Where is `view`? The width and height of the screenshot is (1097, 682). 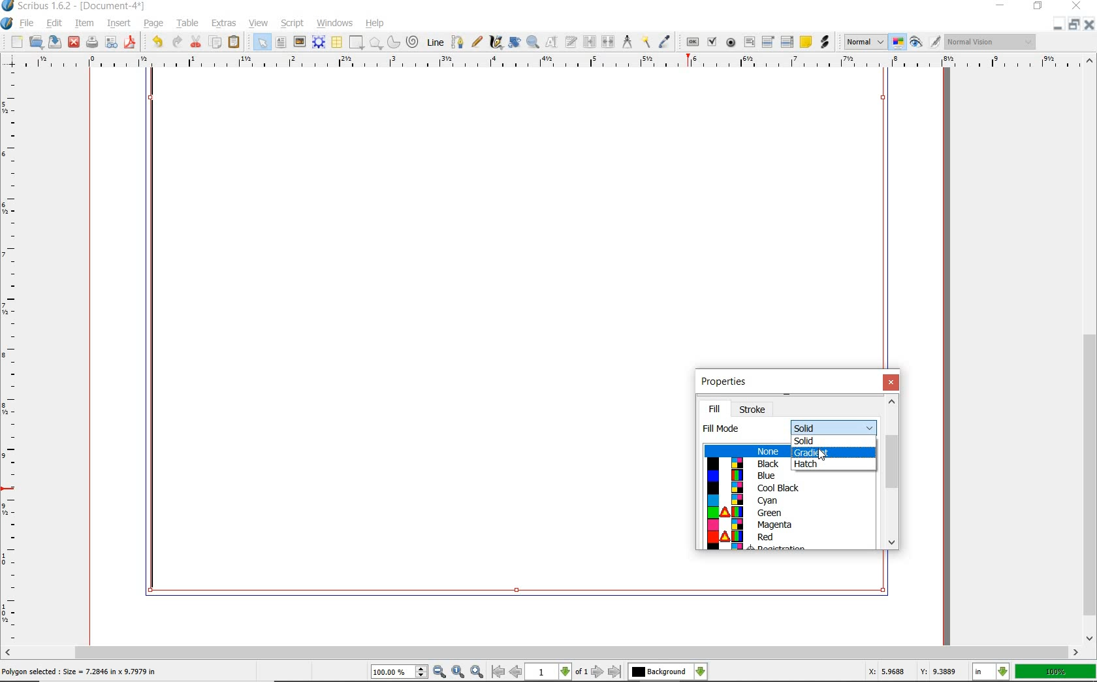 view is located at coordinates (259, 24).